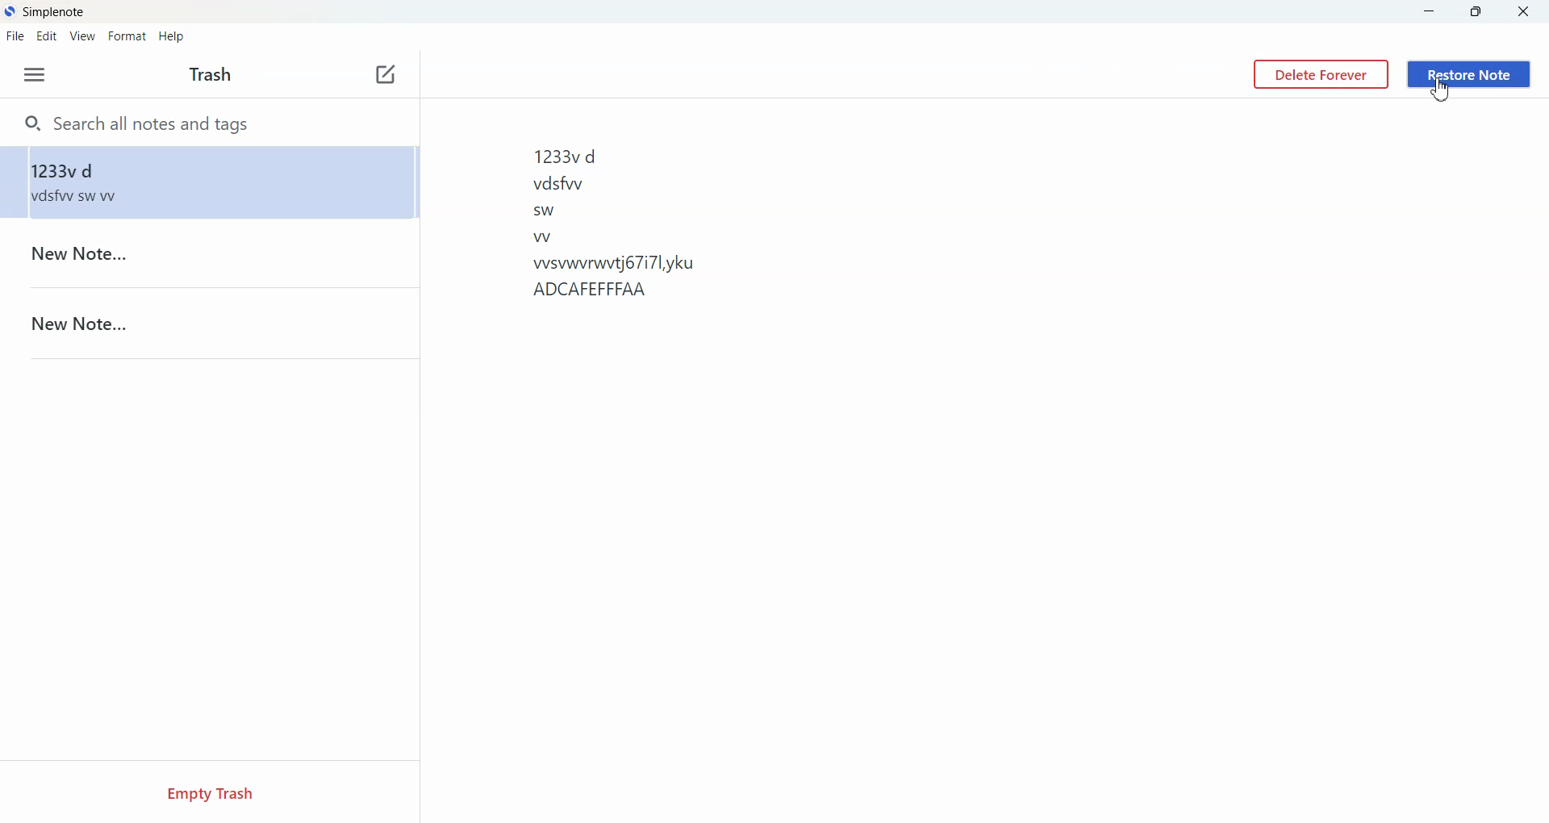 The width and height of the screenshot is (1549, 823). I want to click on New Note, so click(210, 323).